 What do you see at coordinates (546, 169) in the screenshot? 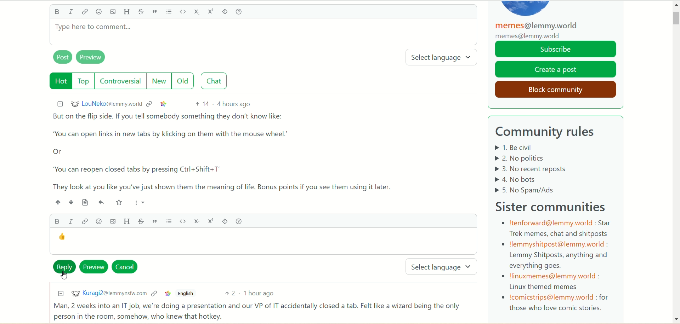
I see `Community rules listed` at bounding box center [546, 169].